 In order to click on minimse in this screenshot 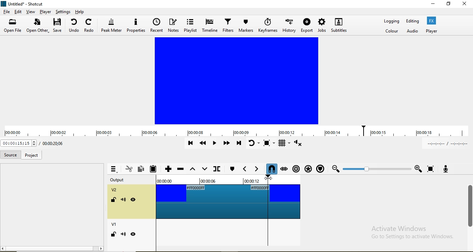, I will do `click(433, 5)`.